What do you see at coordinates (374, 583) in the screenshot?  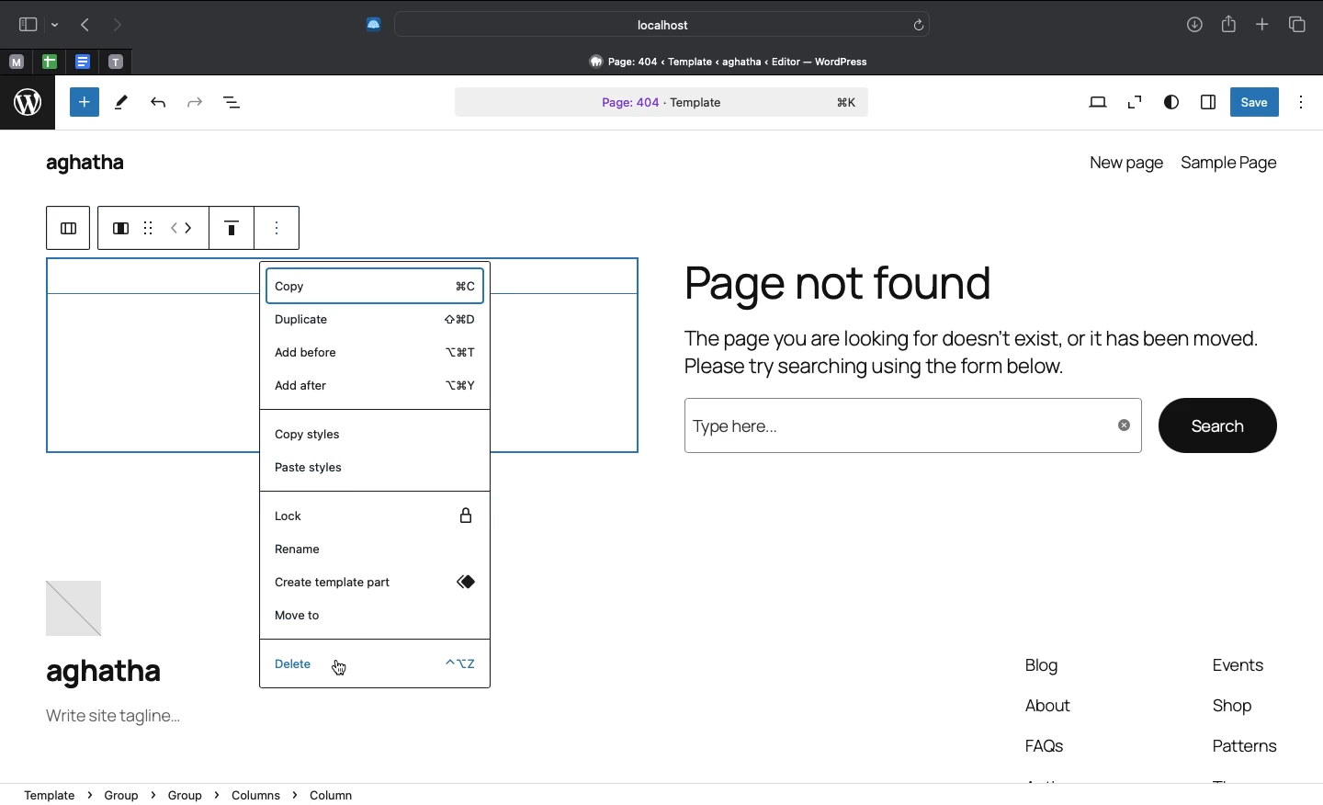 I see `create template part` at bounding box center [374, 583].